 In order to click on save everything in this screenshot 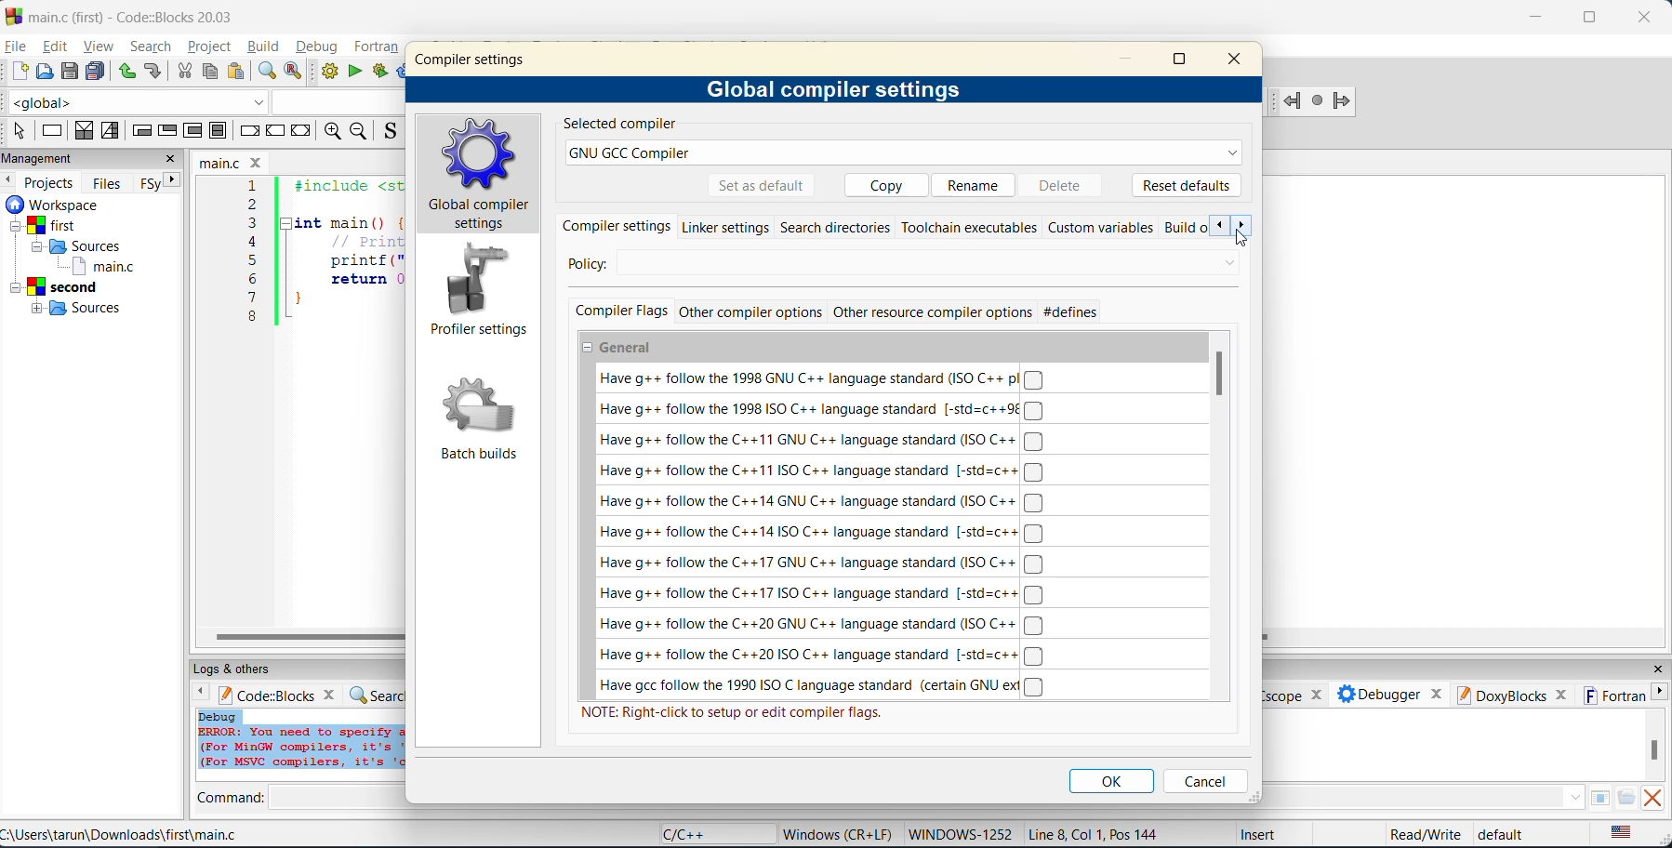, I will do `click(98, 72)`.